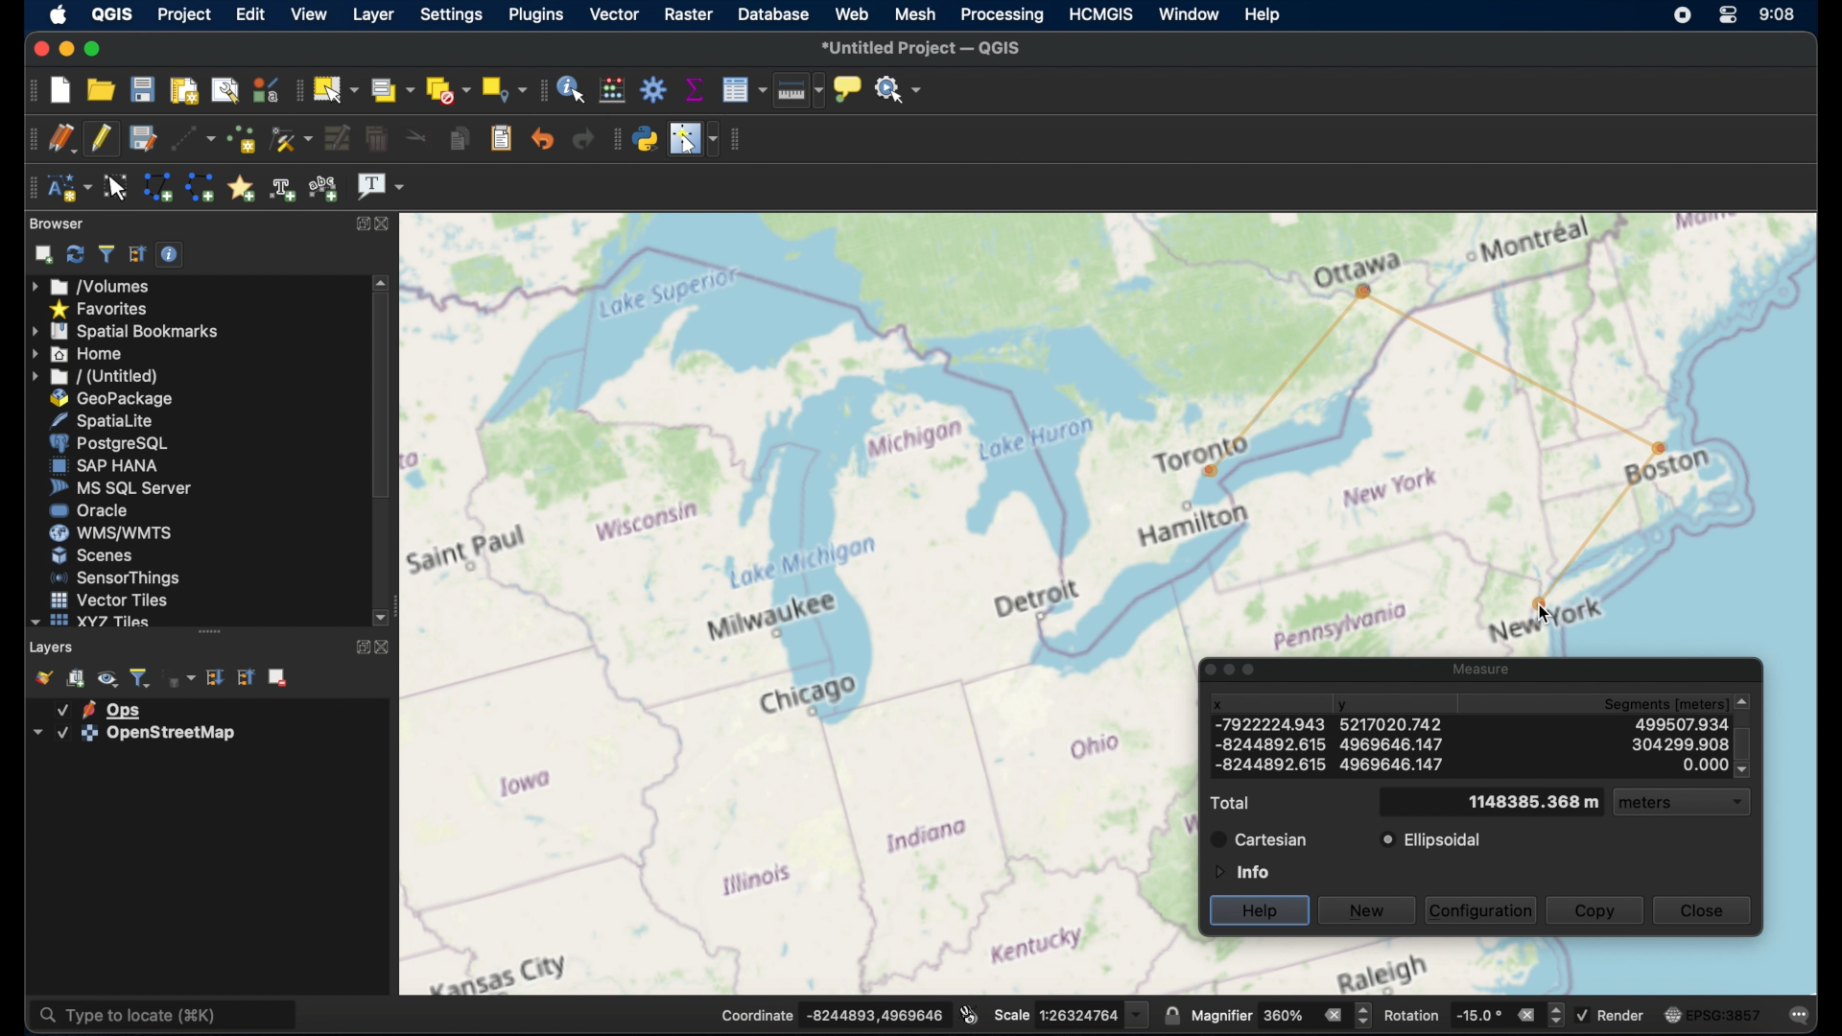 The image size is (1842, 1036). I want to click on segments, so click(1686, 722).